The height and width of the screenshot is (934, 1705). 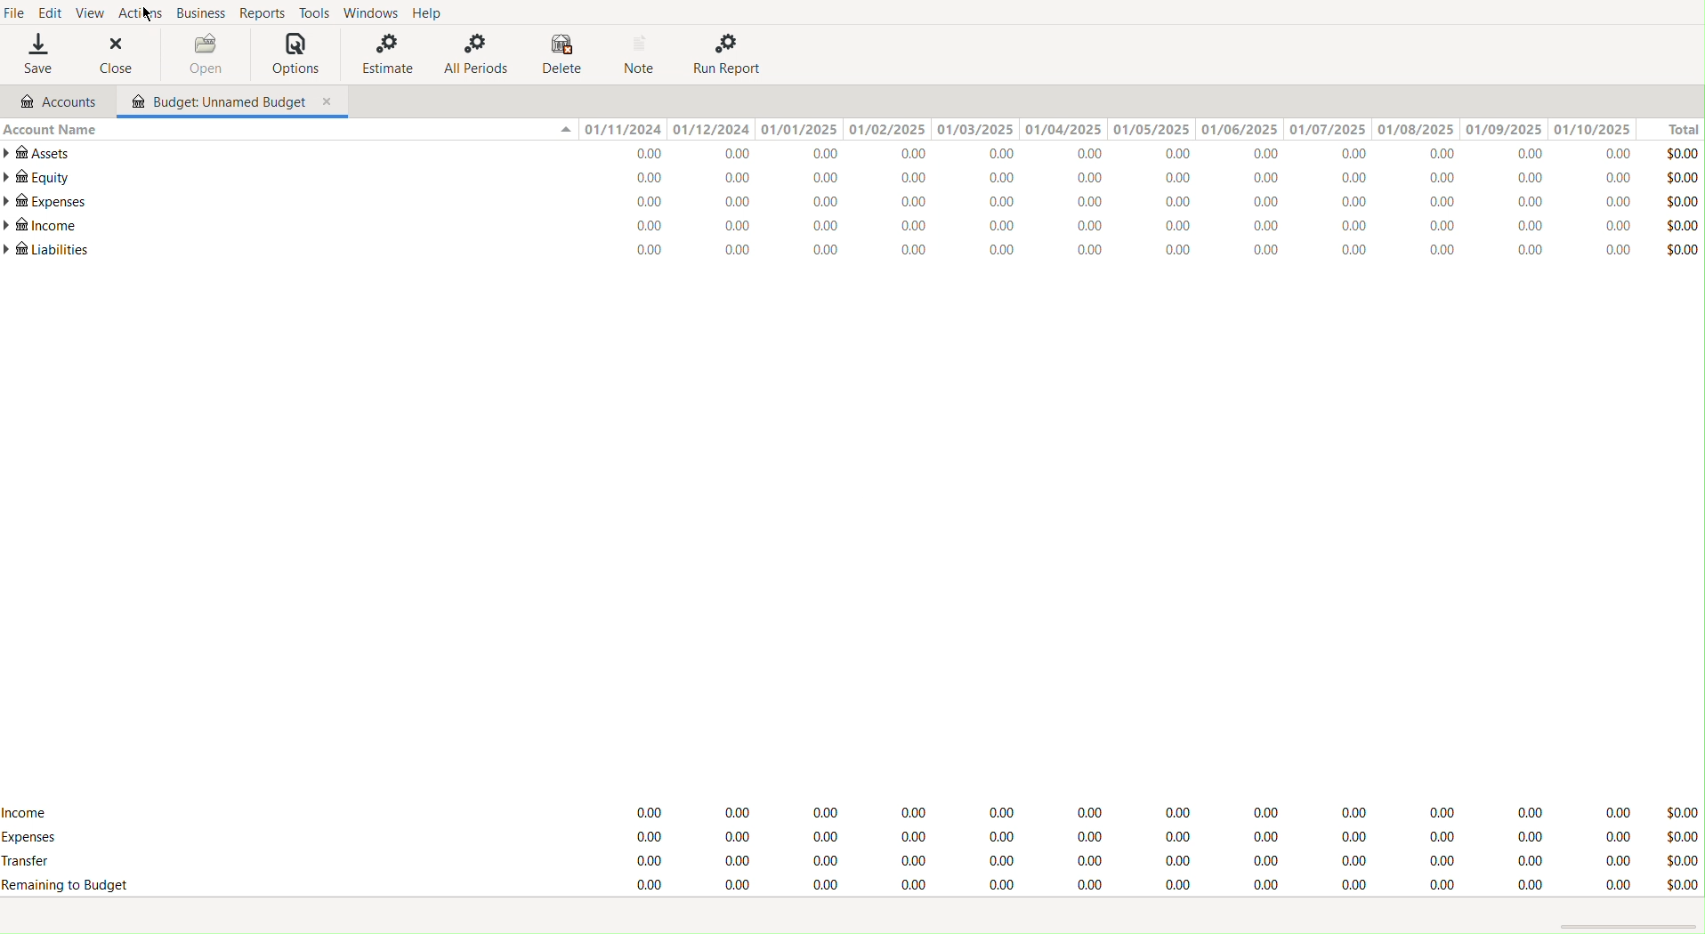 I want to click on Note, so click(x=643, y=54).